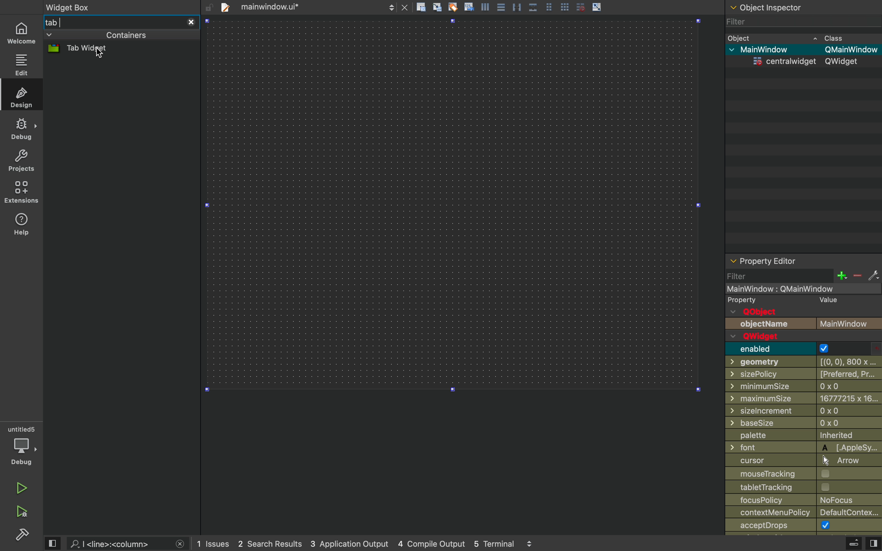  What do you see at coordinates (802, 412) in the screenshot?
I see `` at bounding box center [802, 412].